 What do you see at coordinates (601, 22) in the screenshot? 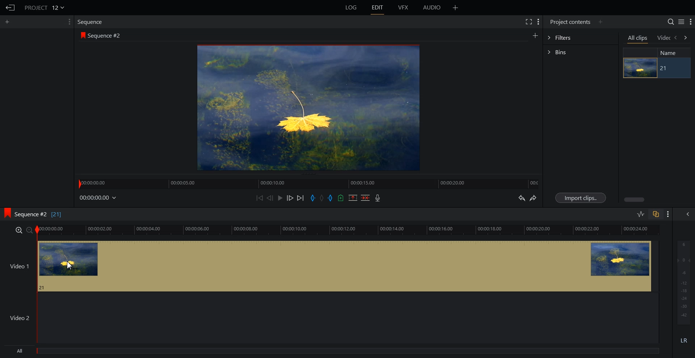
I see `Add Panel` at bounding box center [601, 22].